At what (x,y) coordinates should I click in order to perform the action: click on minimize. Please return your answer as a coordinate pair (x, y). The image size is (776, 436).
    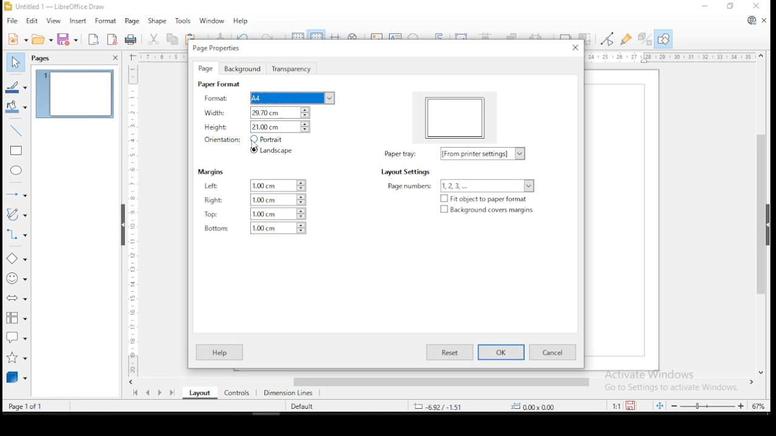
    Looking at the image, I should click on (705, 6).